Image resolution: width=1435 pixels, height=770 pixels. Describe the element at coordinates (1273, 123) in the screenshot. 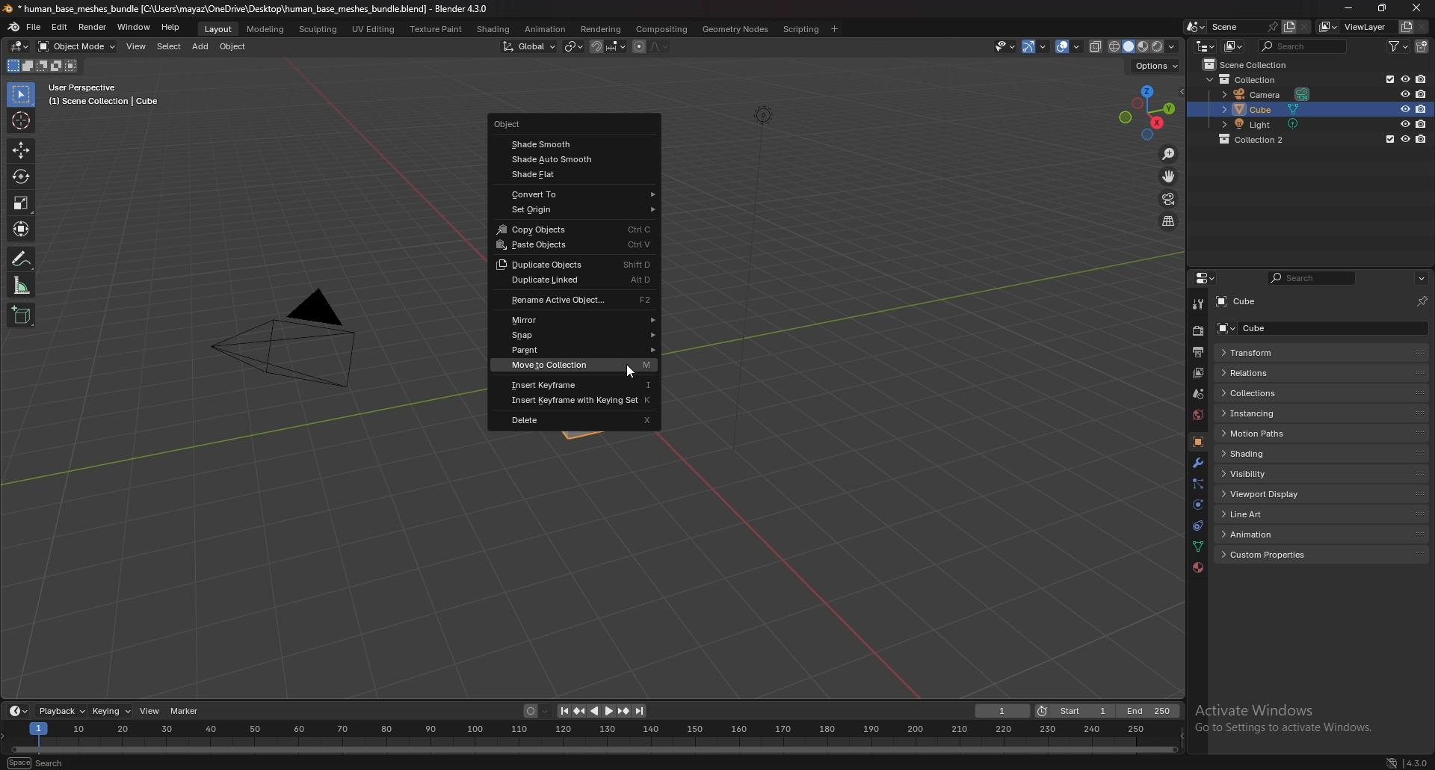

I see `light` at that location.